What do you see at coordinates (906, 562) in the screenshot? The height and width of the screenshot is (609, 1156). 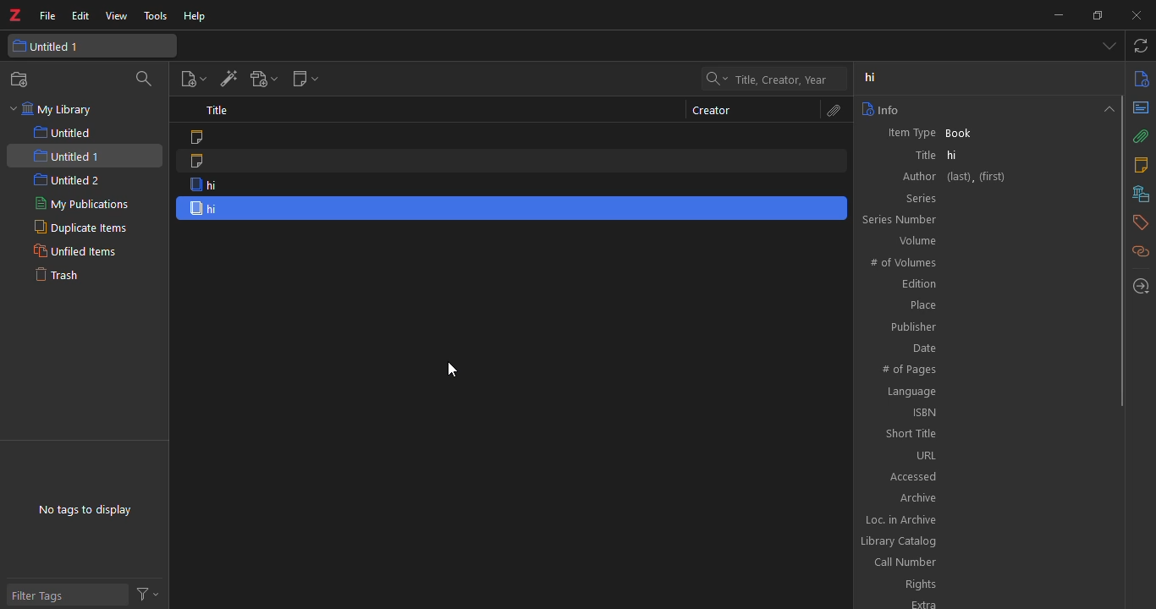 I see `call number` at bounding box center [906, 562].